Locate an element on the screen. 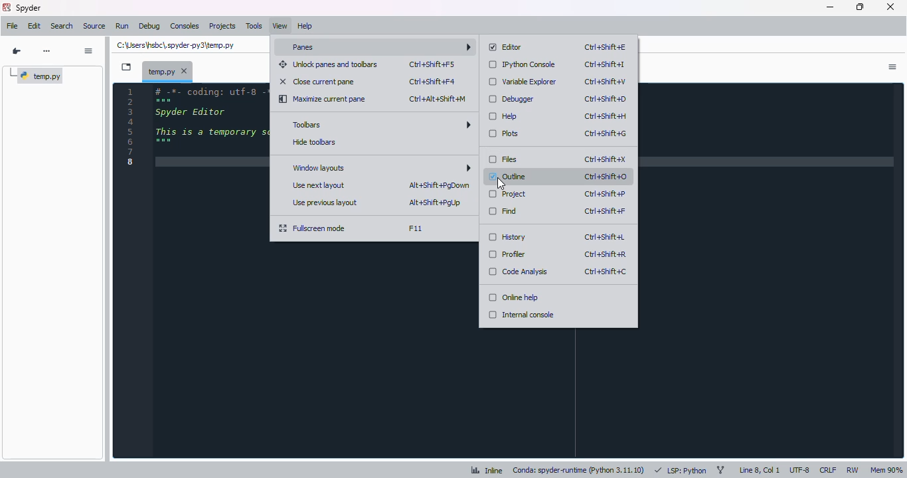 The image size is (907, 478). shortcut for variable explorer is located at coordinates (605, 81).